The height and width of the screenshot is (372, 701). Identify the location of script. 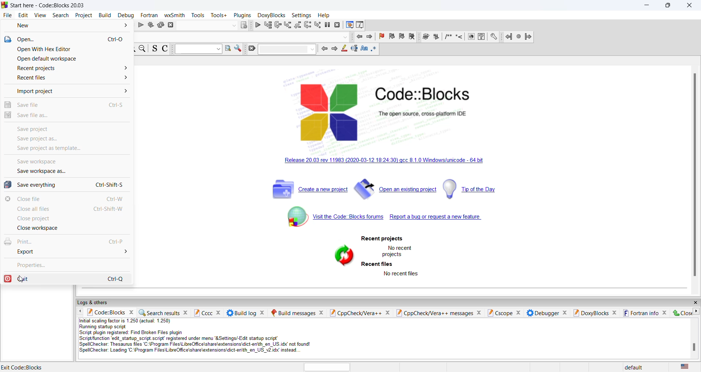
(204, 337).